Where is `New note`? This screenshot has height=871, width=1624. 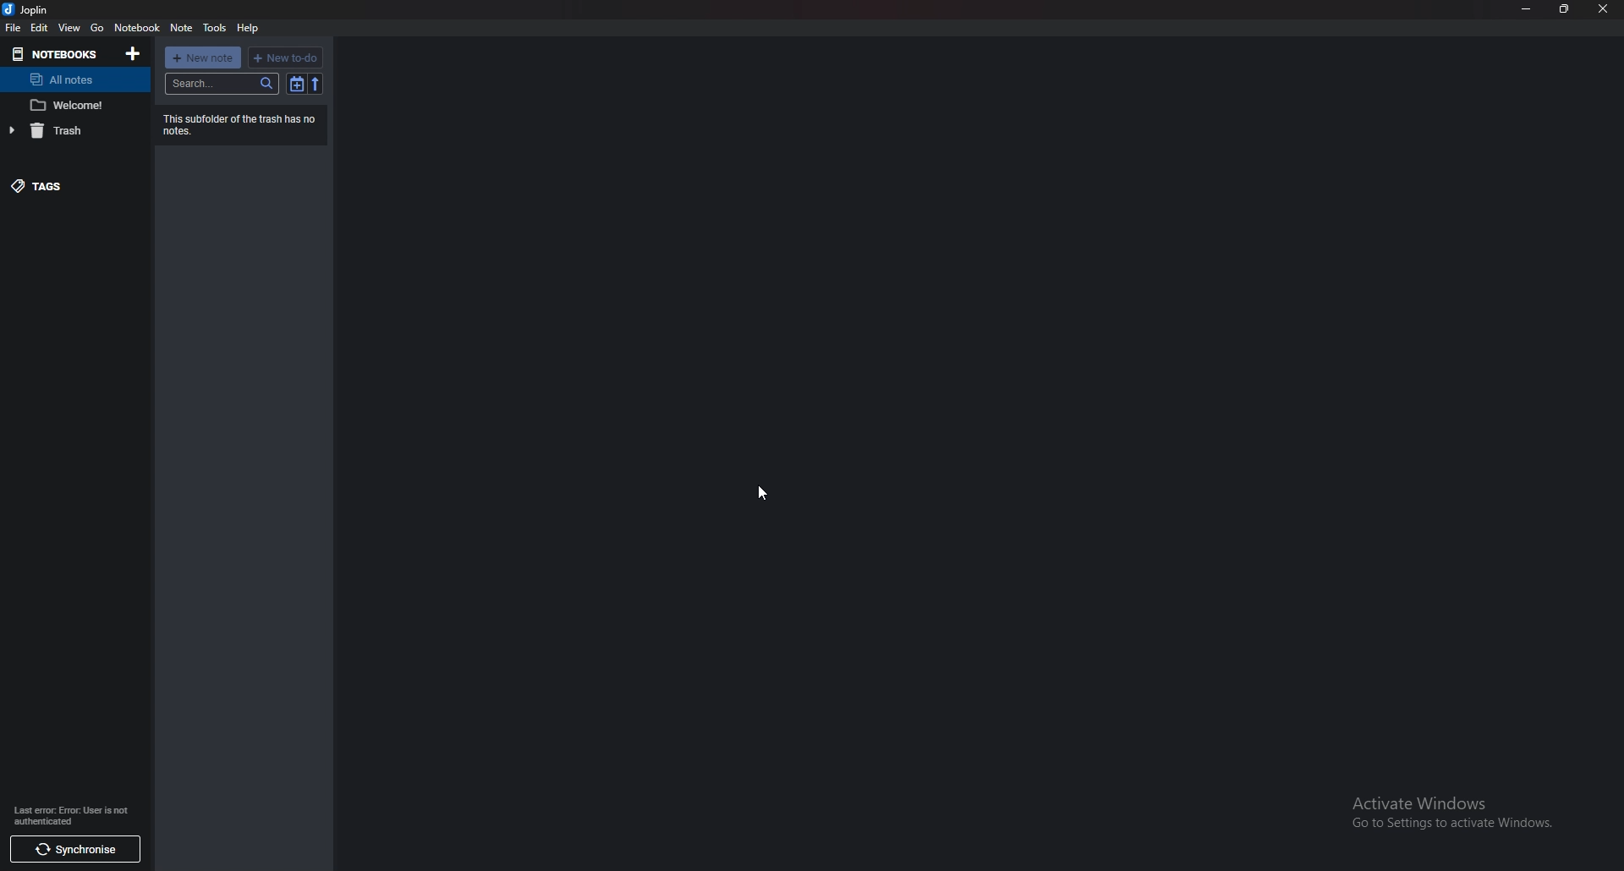 New note is located at coordinates (202, 58).